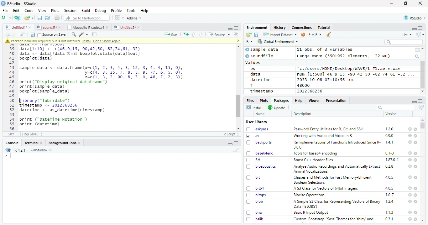 The height and width of the screenshot is (225, 428). Describe the element at coordinates (415, 153) in the screenshot. I see `close` at that location.